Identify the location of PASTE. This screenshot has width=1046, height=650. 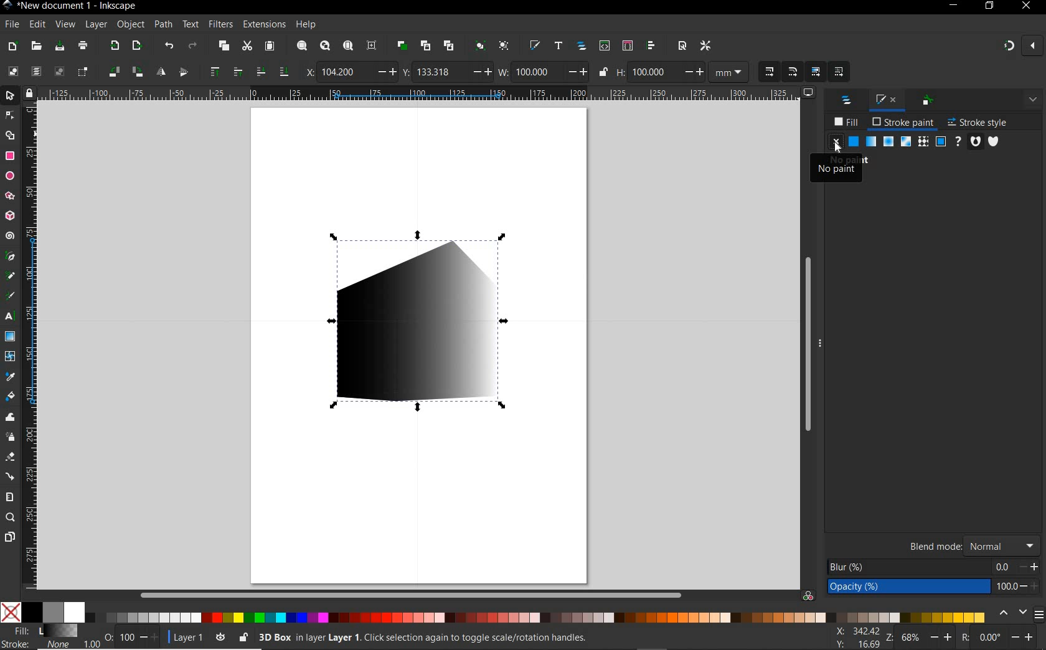
(271, 47).